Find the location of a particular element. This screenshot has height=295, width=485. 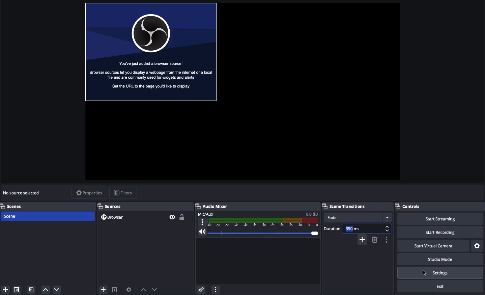

Options is located at coordinates (216, 289).